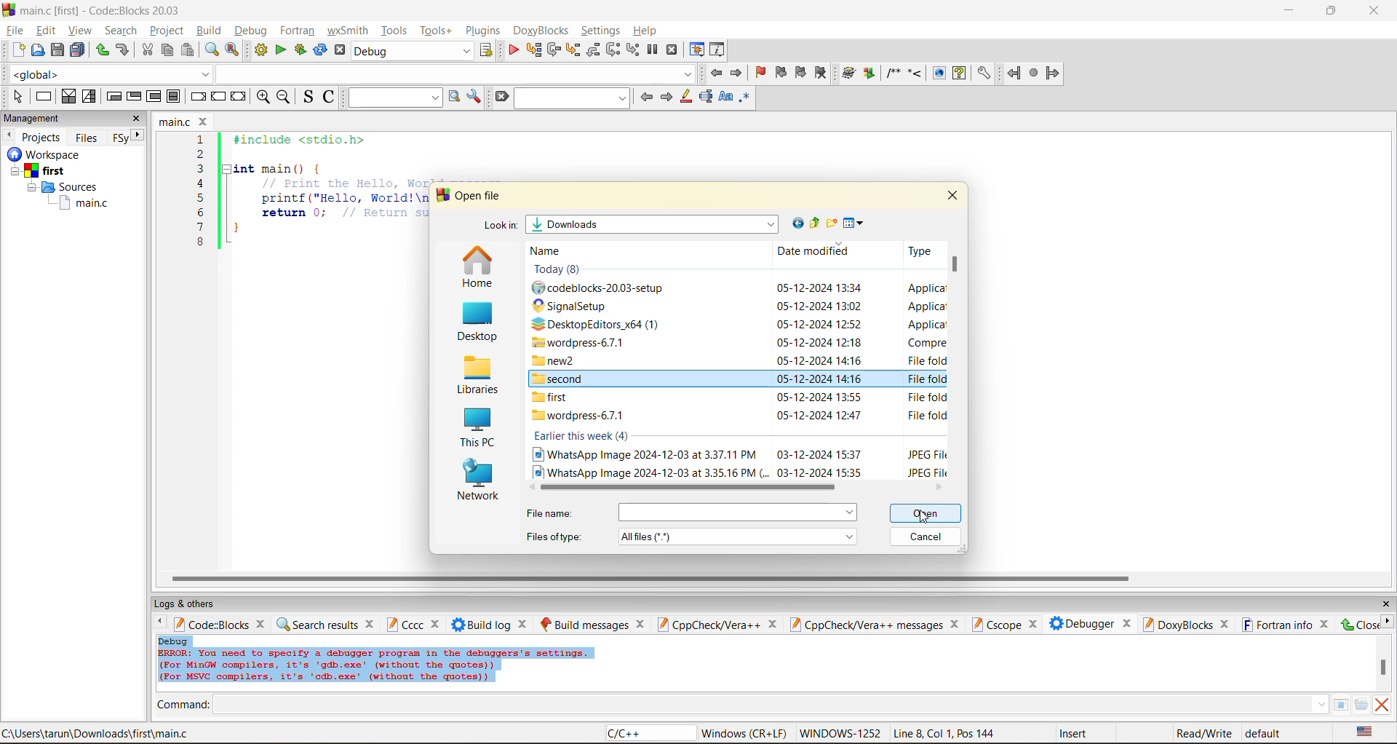  I want to click on various info, so click(718, 50).